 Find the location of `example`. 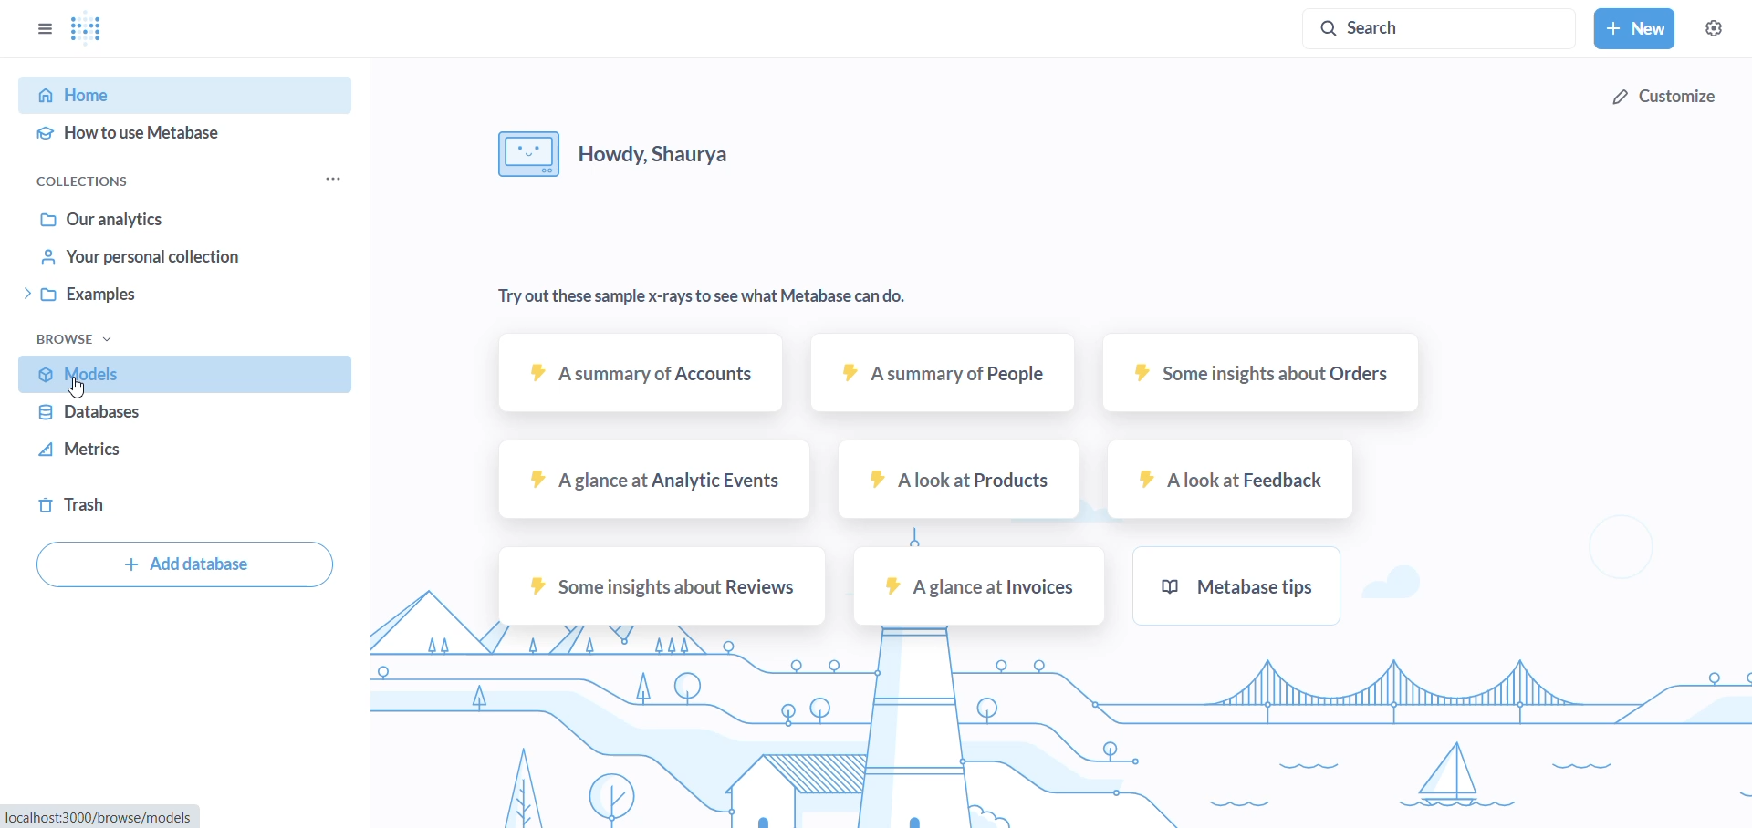

example is located at coordinates (179, 297).